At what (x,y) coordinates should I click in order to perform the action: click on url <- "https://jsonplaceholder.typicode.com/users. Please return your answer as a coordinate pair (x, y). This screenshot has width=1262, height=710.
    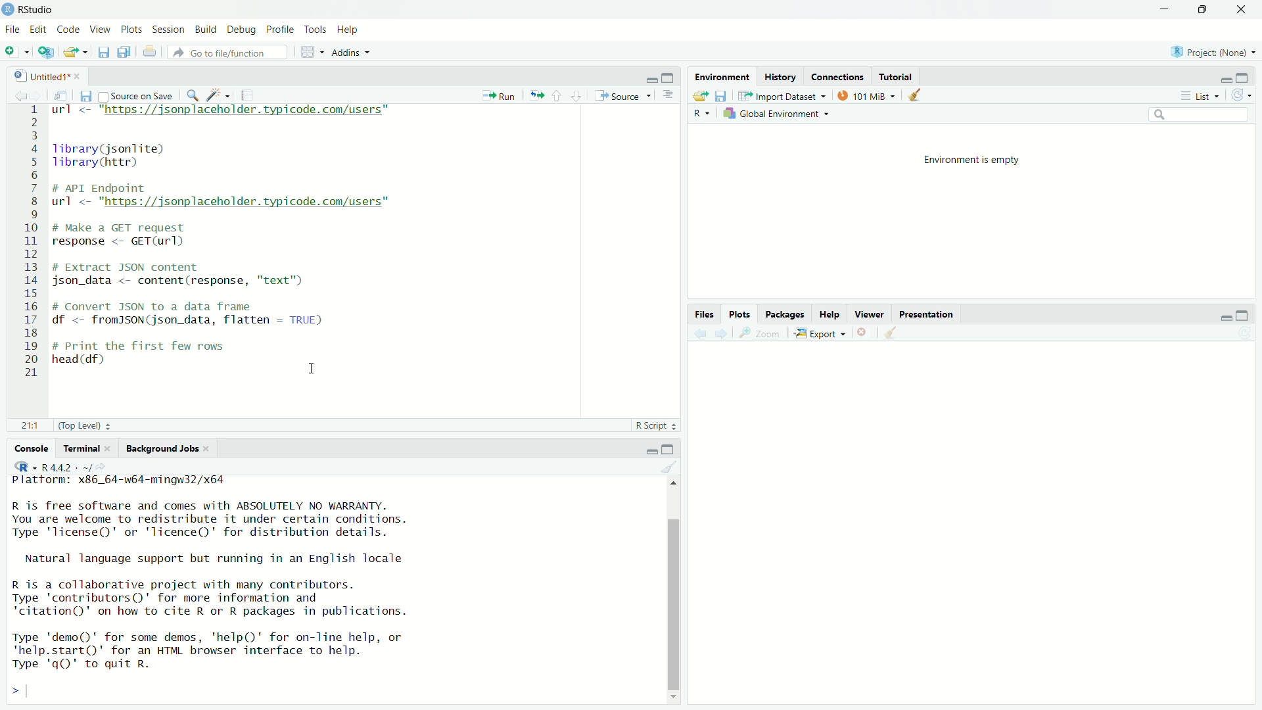
    Looking at the image, I should click on (225, 112).